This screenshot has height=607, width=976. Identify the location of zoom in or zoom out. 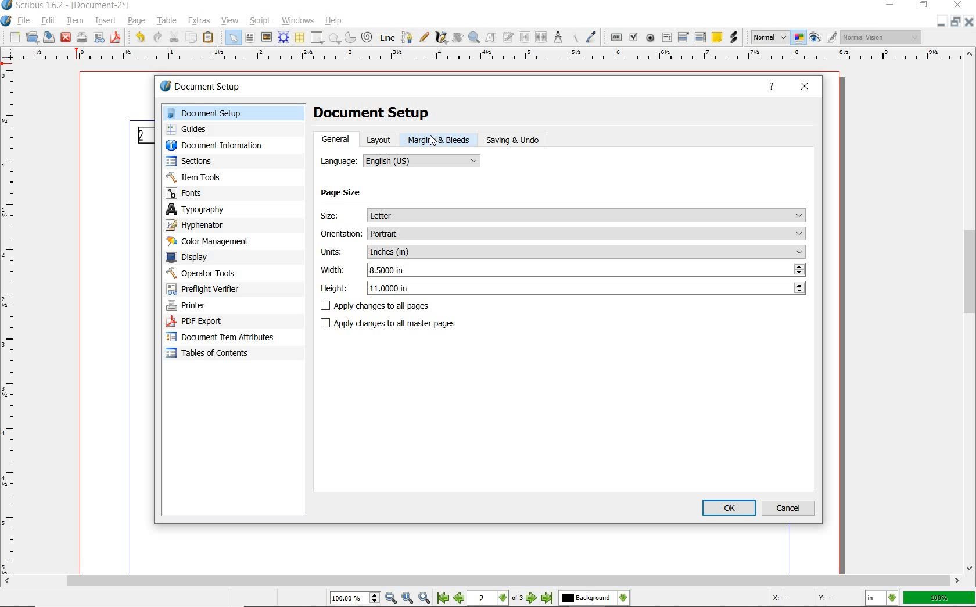
(475, 38).